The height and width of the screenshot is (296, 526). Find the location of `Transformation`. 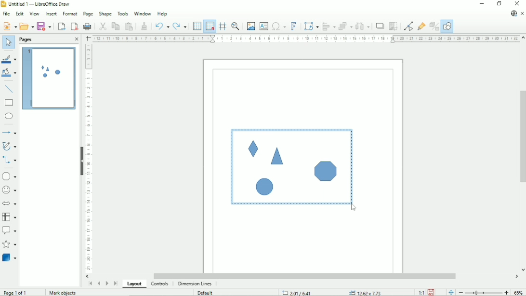

Transformation is located at coordinates (311, 26).